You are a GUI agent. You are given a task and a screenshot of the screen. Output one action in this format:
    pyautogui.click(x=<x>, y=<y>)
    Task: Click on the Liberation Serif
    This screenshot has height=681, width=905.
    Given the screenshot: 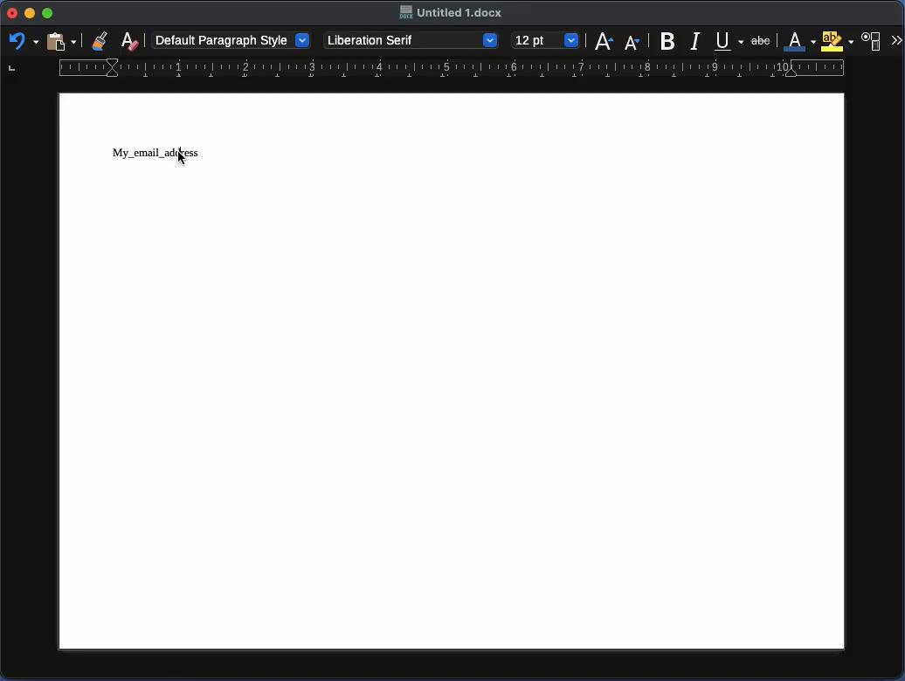 What is the action you would take?
    pyautogui.click(x=412, y=40)
    